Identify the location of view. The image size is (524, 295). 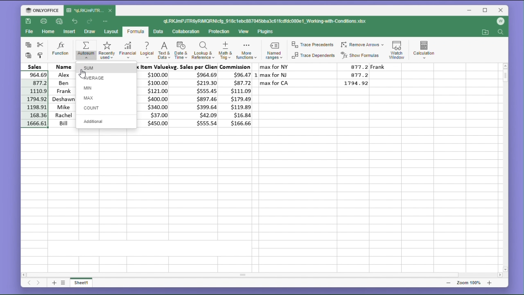
(244, 32).